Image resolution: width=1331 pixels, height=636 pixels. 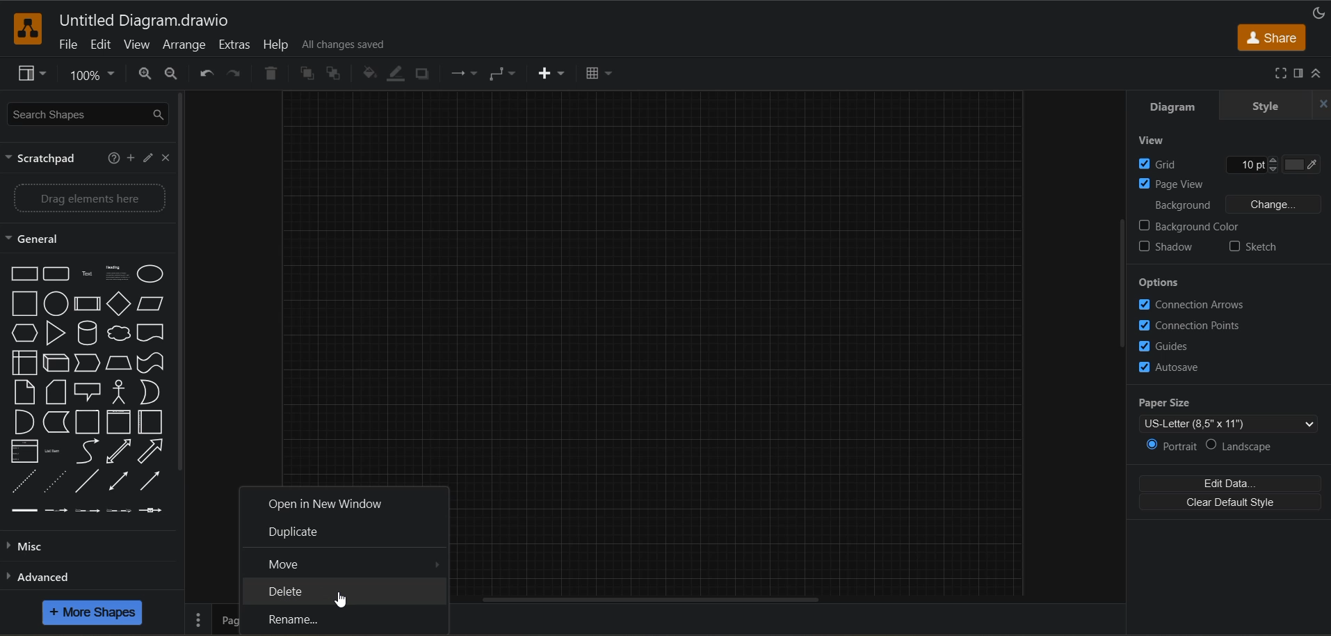 What do you see at coordinates (165, 158) in the screenshot?
I see `close` at bounding box center [165, 158].